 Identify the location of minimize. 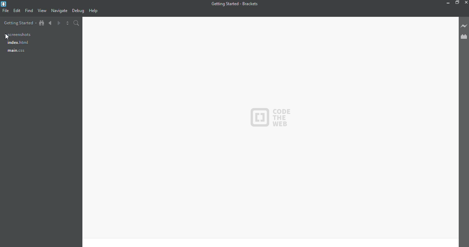
(447, 3).